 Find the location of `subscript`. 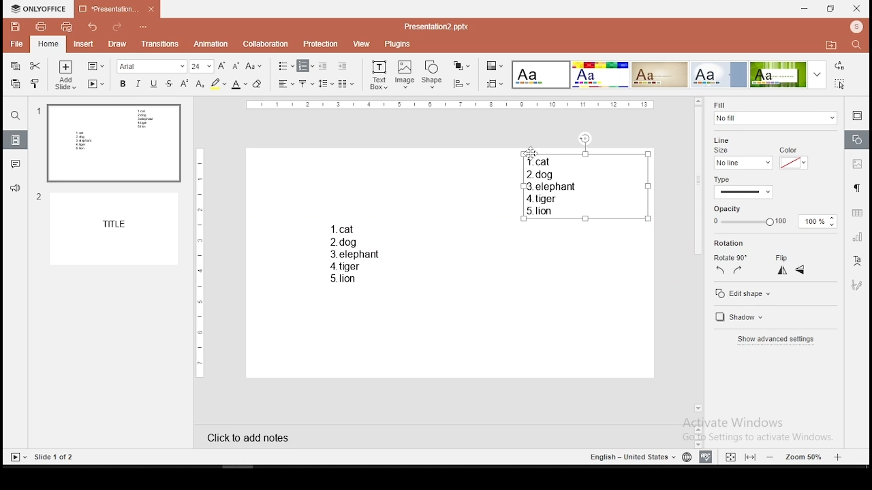

subscript is located at coordinates (200, 84).